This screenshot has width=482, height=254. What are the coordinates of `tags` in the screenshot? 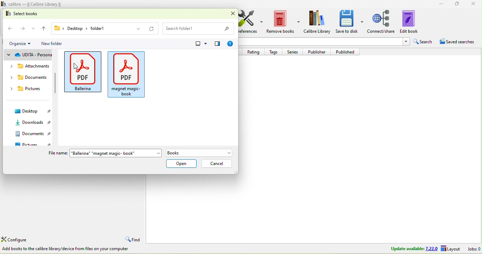 It's located at (276, 52).